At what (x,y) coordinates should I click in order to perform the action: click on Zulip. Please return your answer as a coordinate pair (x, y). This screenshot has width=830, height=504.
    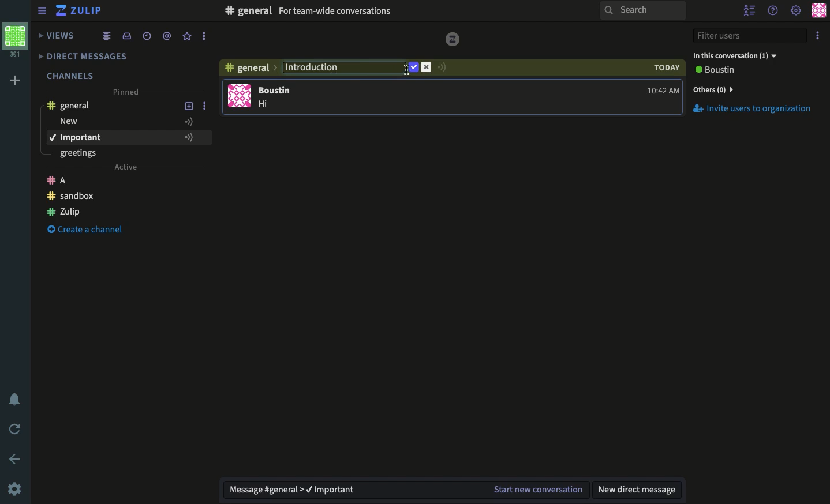
    Looking at the image, I should click on (65, 179).